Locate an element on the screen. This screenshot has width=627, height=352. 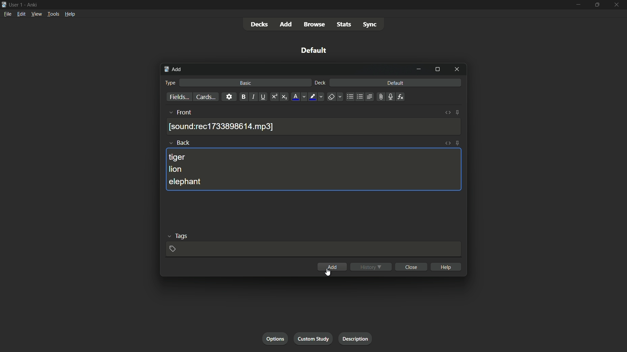
toggle html editor is located at coordinates (448, 143).